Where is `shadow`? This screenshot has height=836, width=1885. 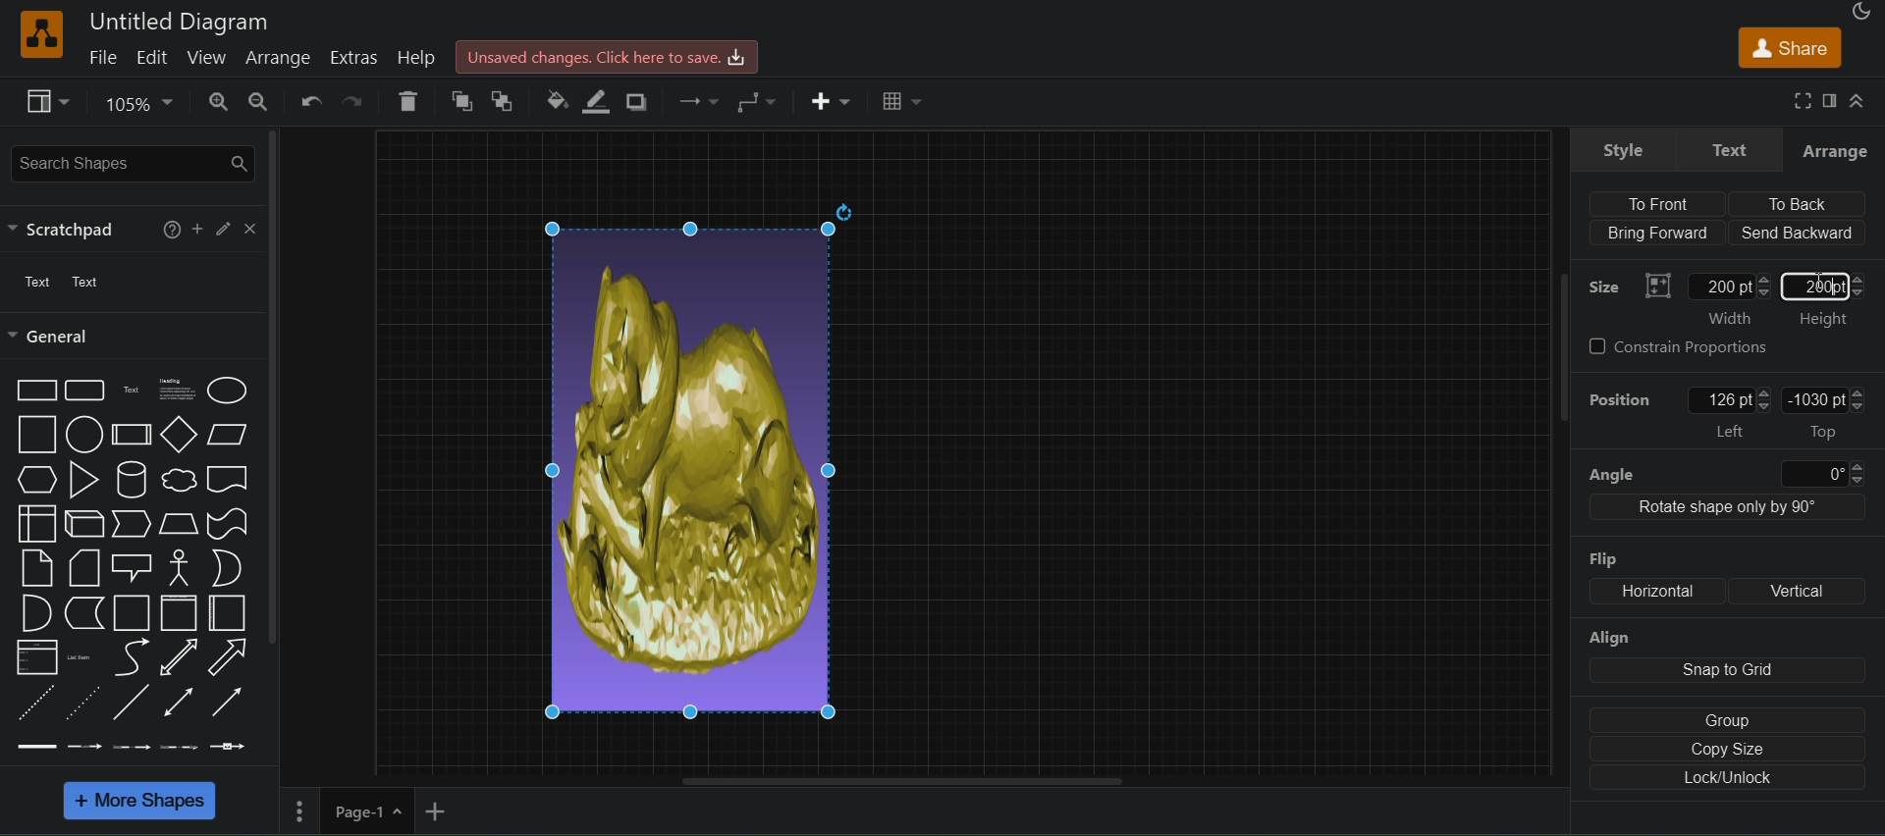
shadow is located at coordinates (644, 101).